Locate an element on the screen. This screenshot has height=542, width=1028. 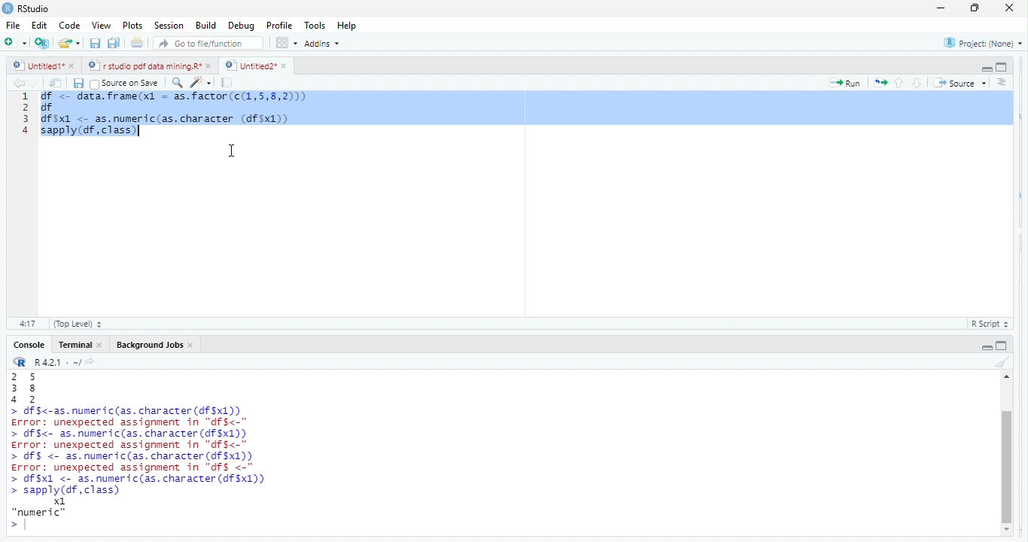
hide r script is located at coordinates (987, 348).